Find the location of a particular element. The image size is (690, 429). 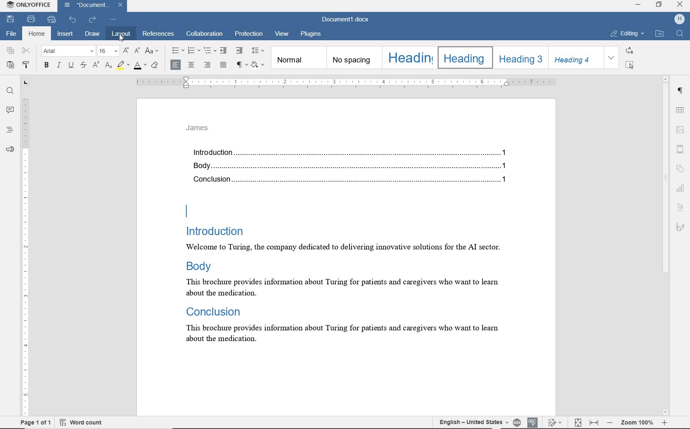

decrease indent is located at coordinates (225, 50).